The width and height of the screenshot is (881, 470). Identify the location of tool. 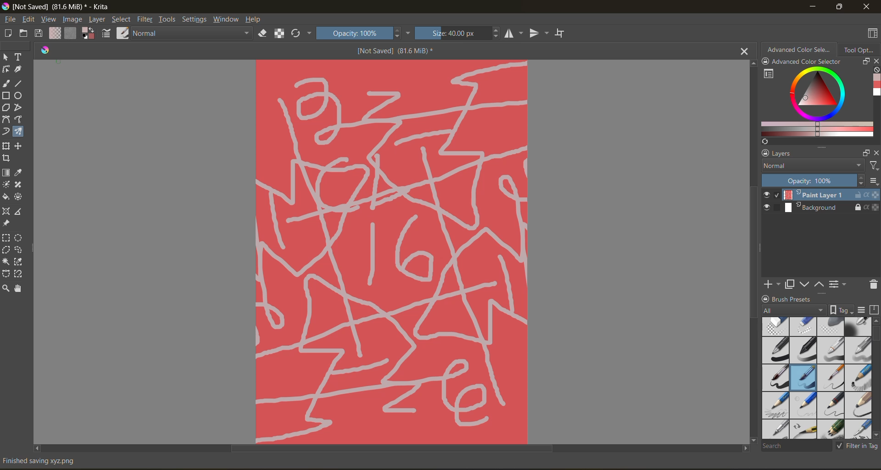
(6, 211).